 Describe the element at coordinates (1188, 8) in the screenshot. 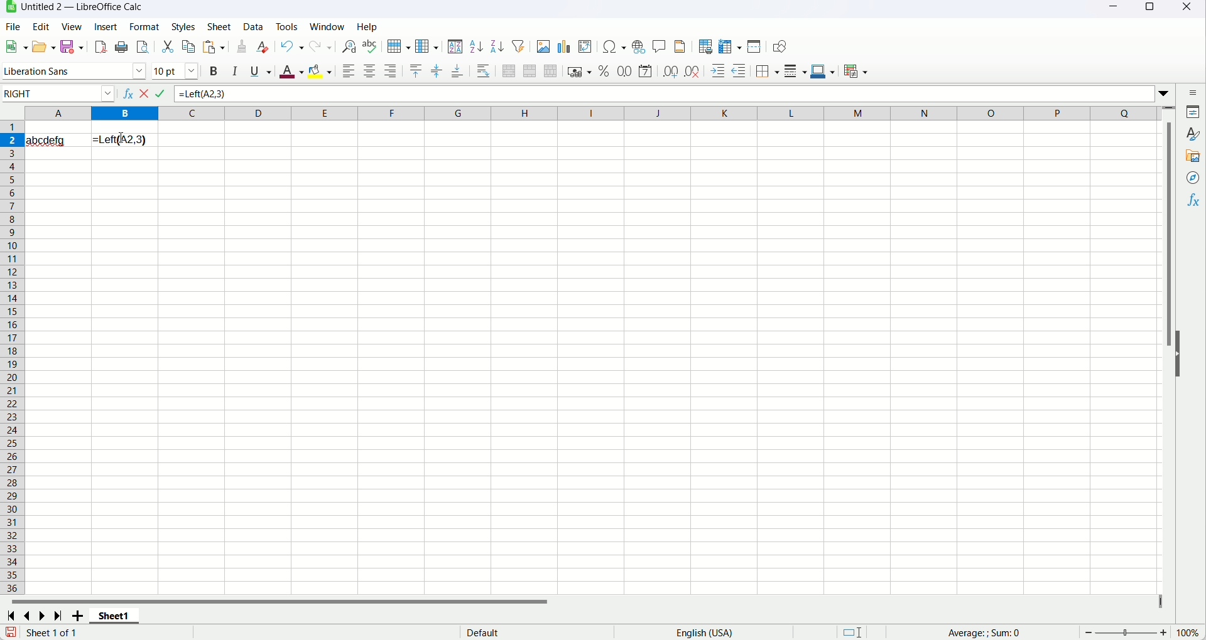

I see `close` at that location.